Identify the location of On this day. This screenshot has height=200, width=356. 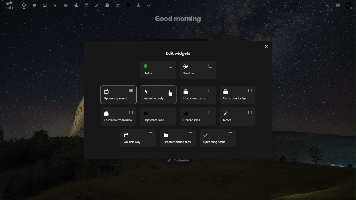
(137, 138).